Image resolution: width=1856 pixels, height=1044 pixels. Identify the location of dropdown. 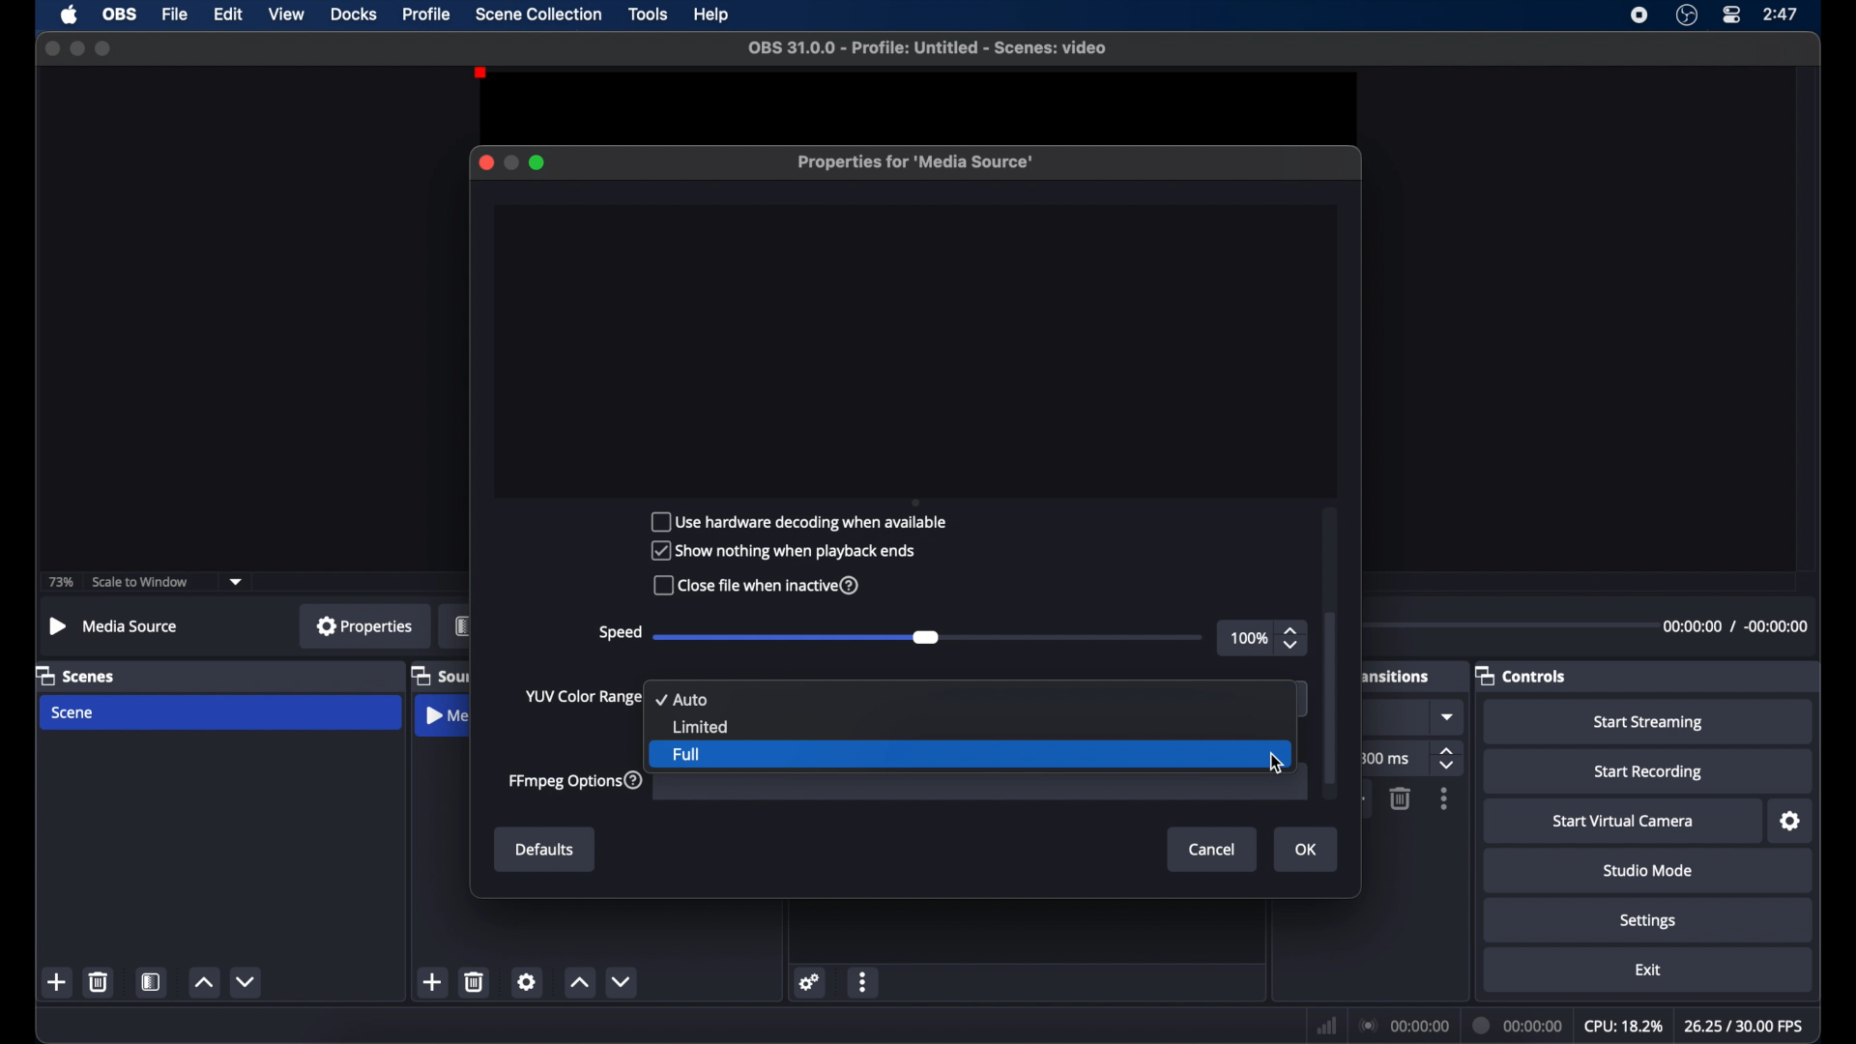
(237, 582).